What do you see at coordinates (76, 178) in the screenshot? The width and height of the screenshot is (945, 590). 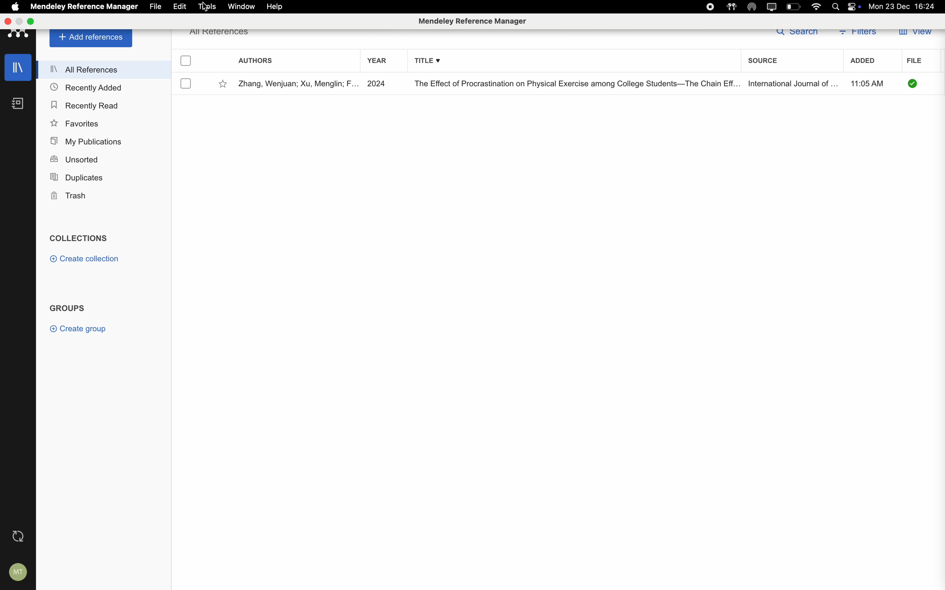 I see `duplicates` at bounding box center [76, 178].